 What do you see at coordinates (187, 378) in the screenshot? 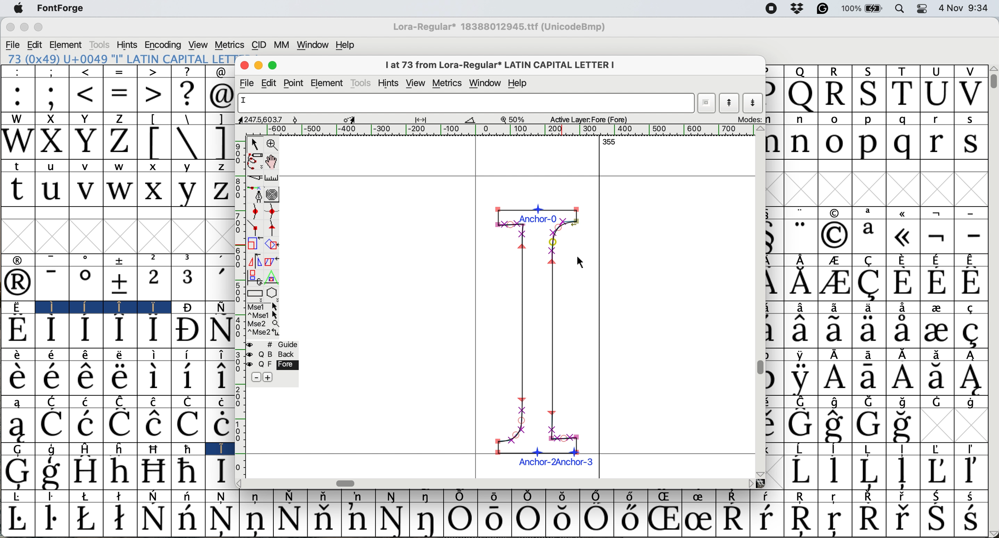
I see `Symbol` at bounding box center [187, 378].